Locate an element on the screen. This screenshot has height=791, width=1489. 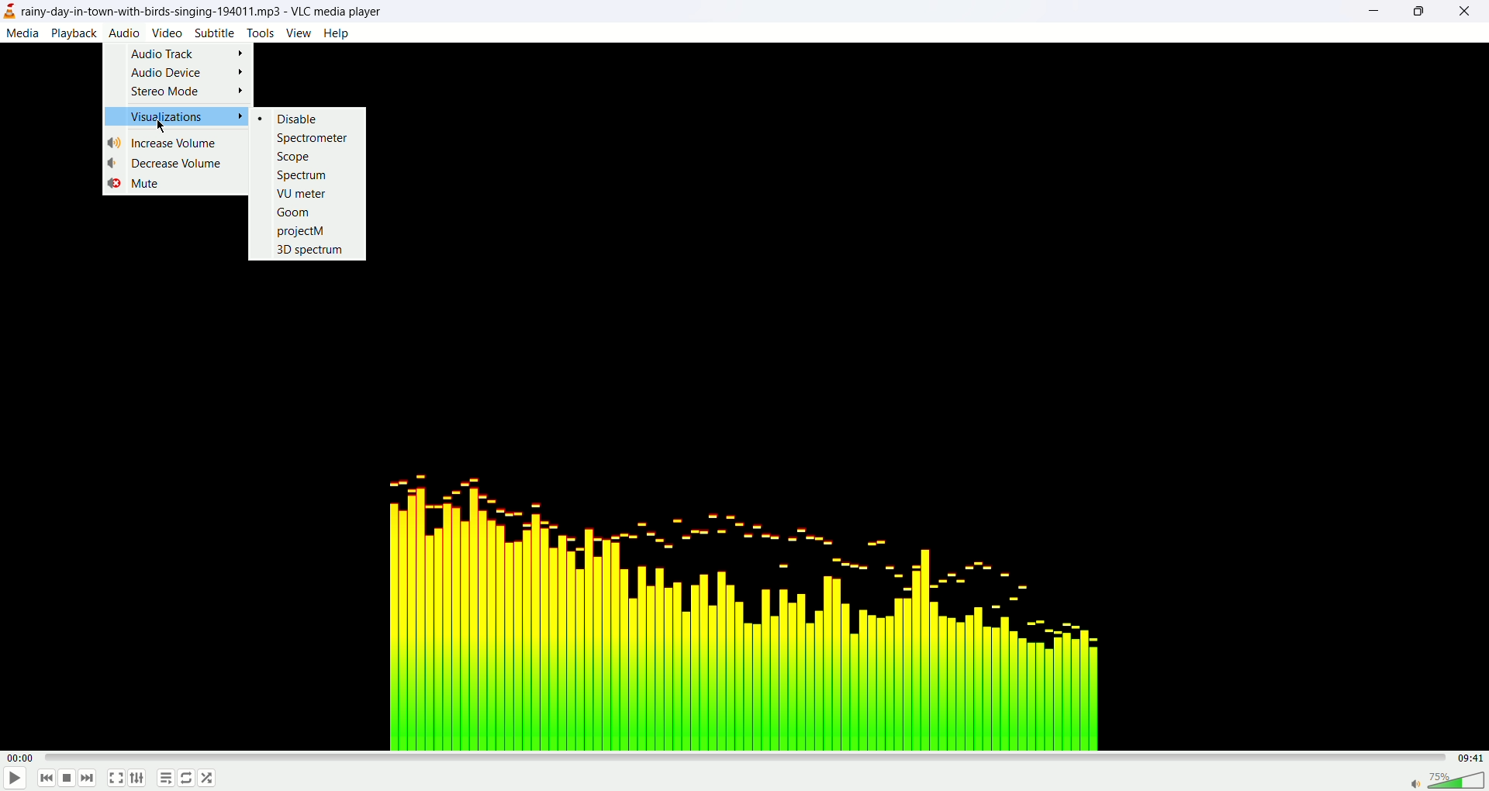
play/pause is located at coordinates (15, 779).